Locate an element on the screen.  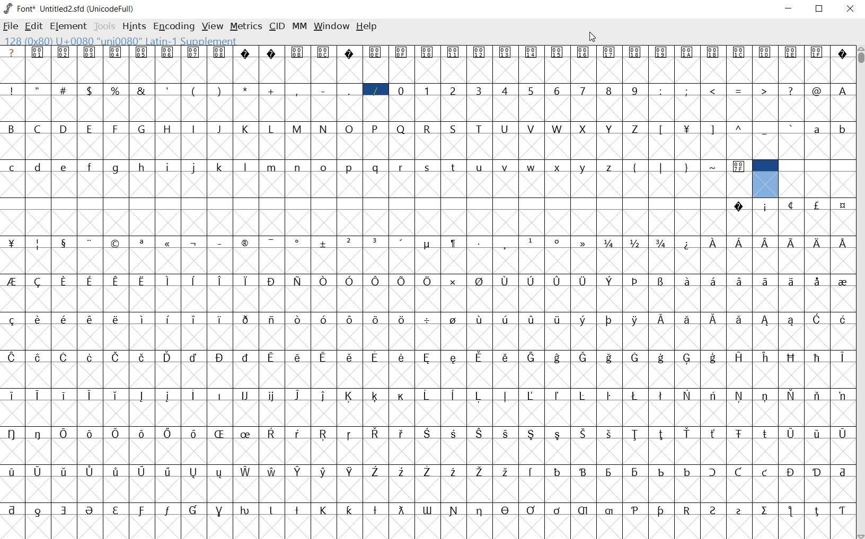
4 is located at coordinates (506, 91).